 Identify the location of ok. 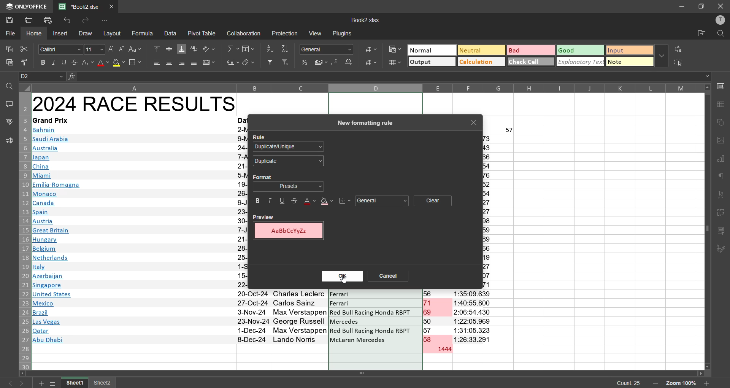
(342, 277).